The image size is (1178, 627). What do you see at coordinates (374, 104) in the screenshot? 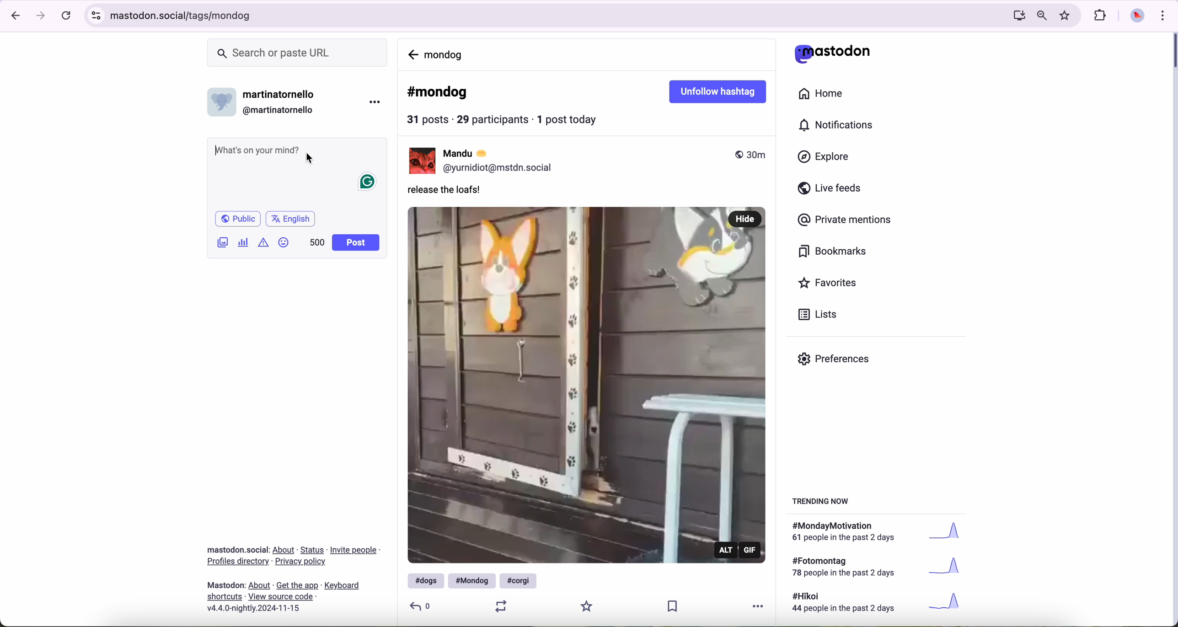
I see `more options` at bounding box center [374, 104].